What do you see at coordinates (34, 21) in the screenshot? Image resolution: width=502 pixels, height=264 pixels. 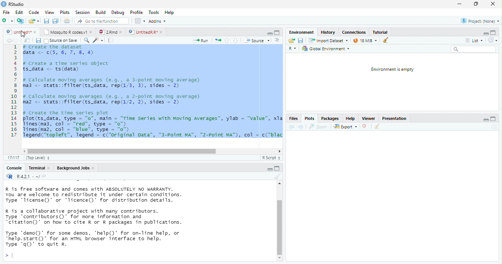 I see `open an existing file` at bounding box center [34, 21].